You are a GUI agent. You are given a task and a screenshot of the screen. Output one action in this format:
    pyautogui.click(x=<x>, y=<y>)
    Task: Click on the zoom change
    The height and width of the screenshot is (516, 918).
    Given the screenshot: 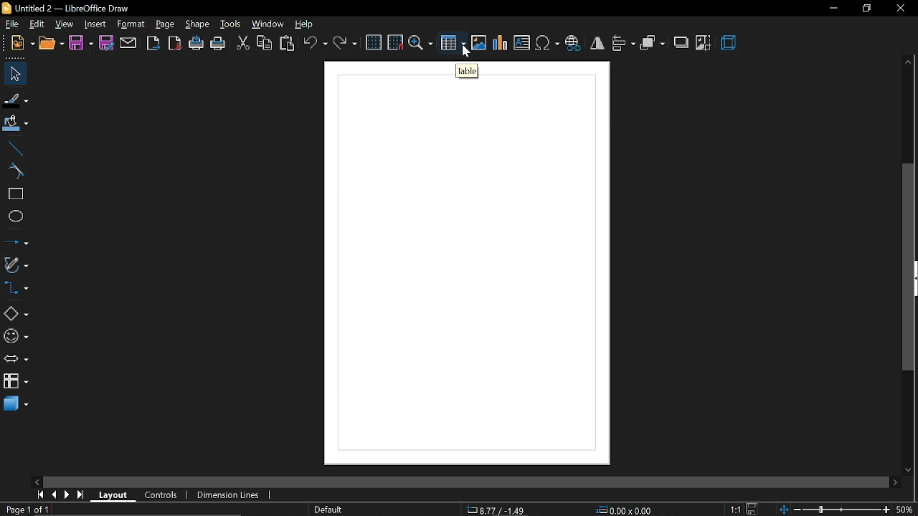 What is the action you would take?
    pyautogui.click(x=833, y=510)
    